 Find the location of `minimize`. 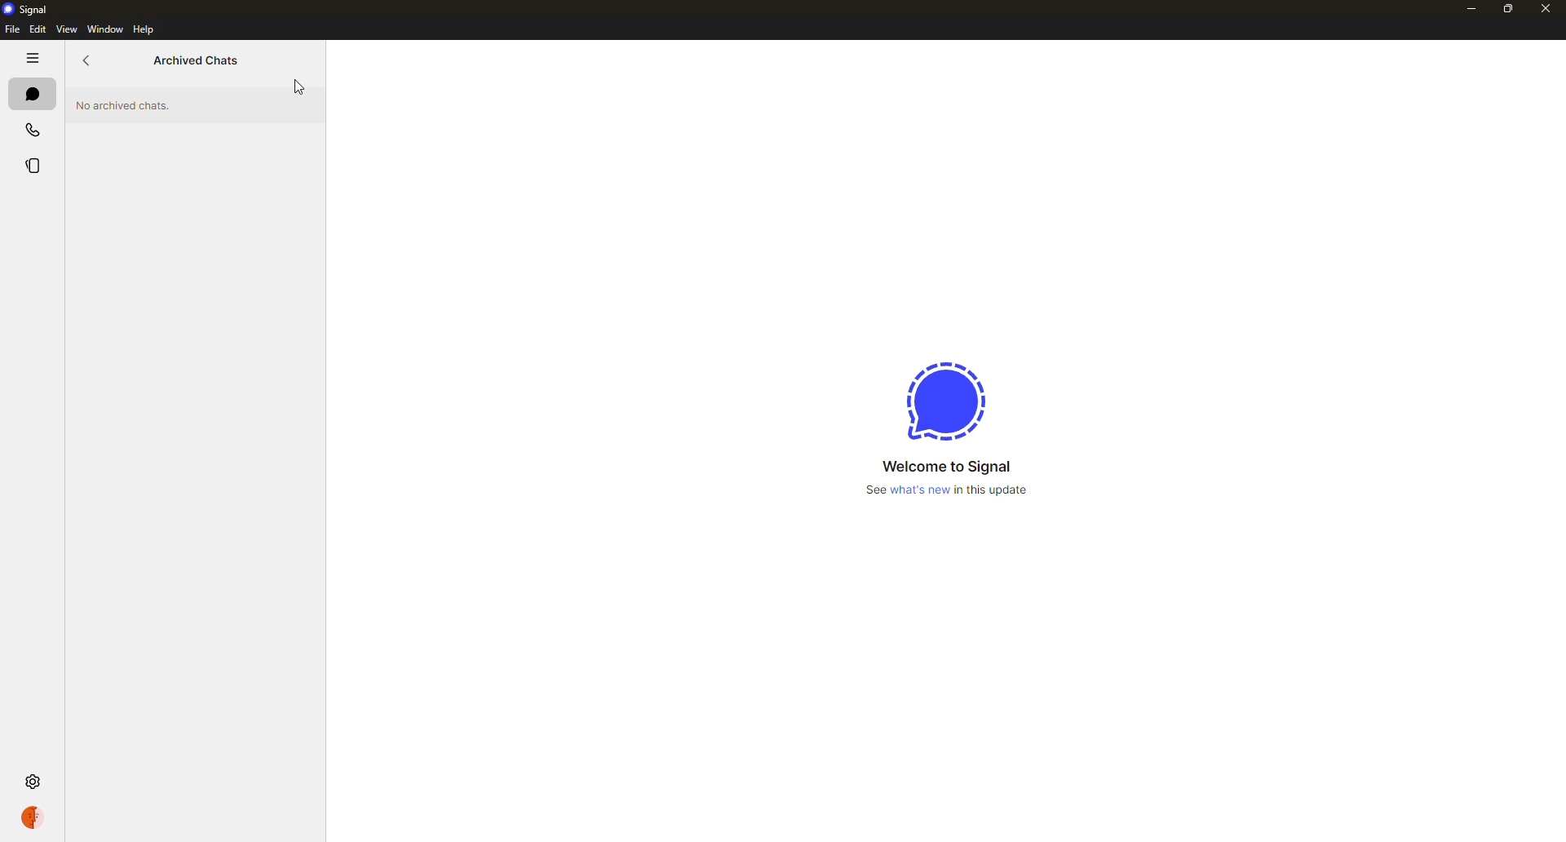

minimize is located at coordinates (1471, 10).